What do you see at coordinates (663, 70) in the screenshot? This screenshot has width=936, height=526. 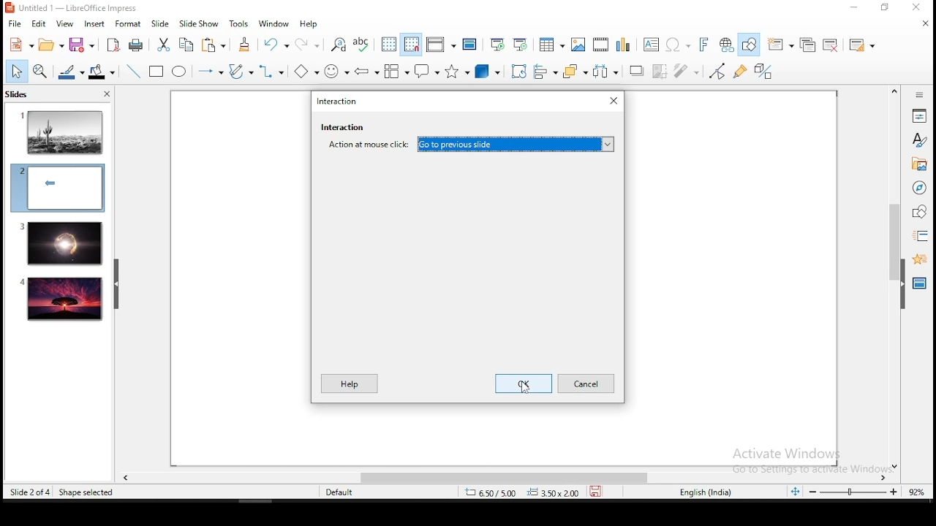 I see `crop image` at bounding box center [663, 70].